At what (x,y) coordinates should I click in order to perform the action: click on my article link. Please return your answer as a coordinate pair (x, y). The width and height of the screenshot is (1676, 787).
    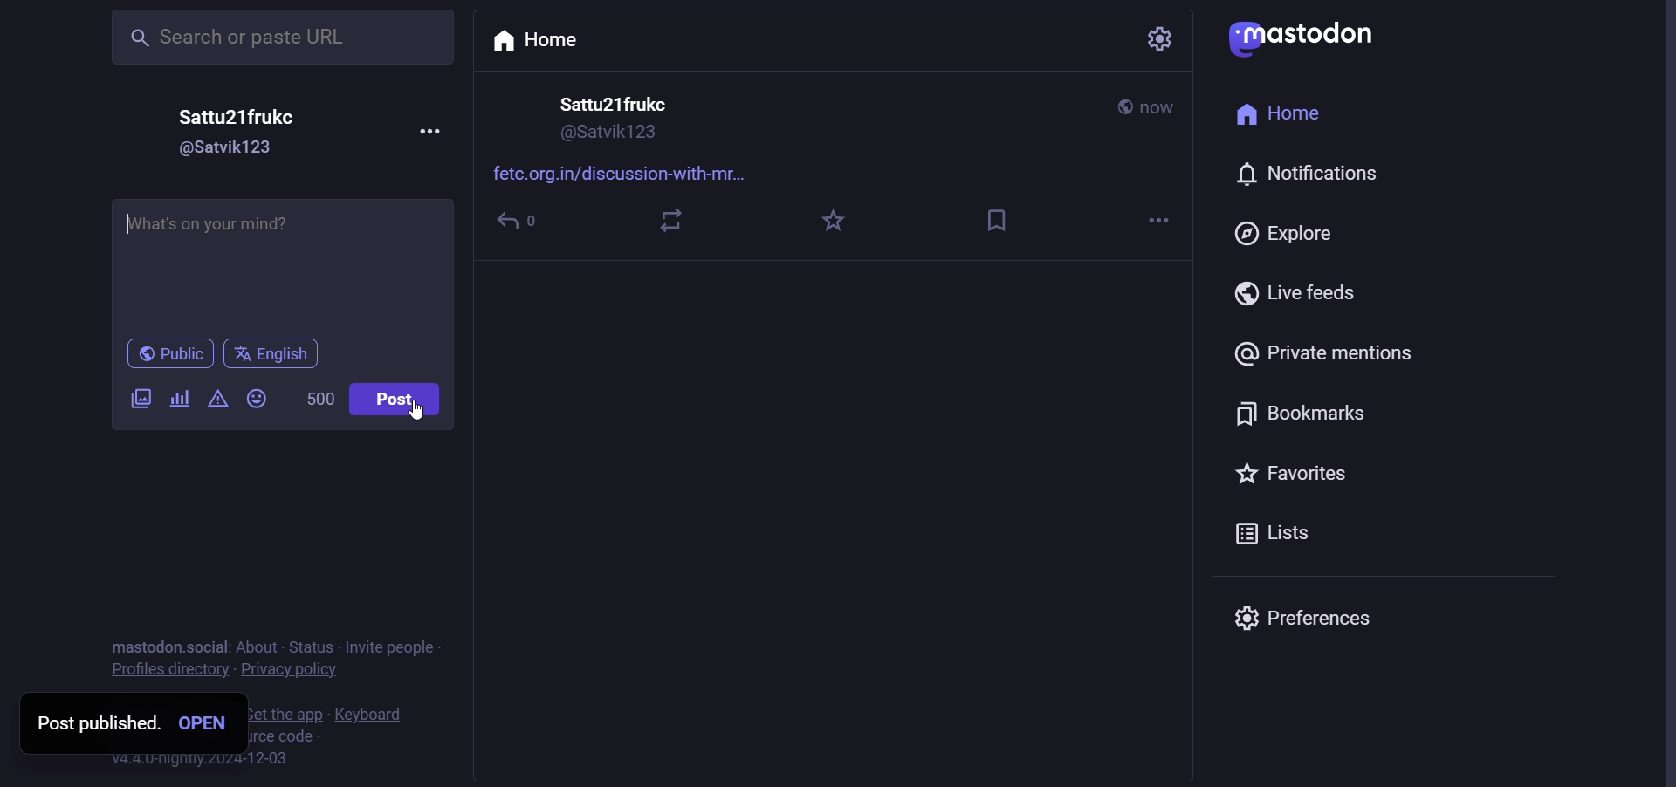
    Looking at the image, I should click on (282, 264).